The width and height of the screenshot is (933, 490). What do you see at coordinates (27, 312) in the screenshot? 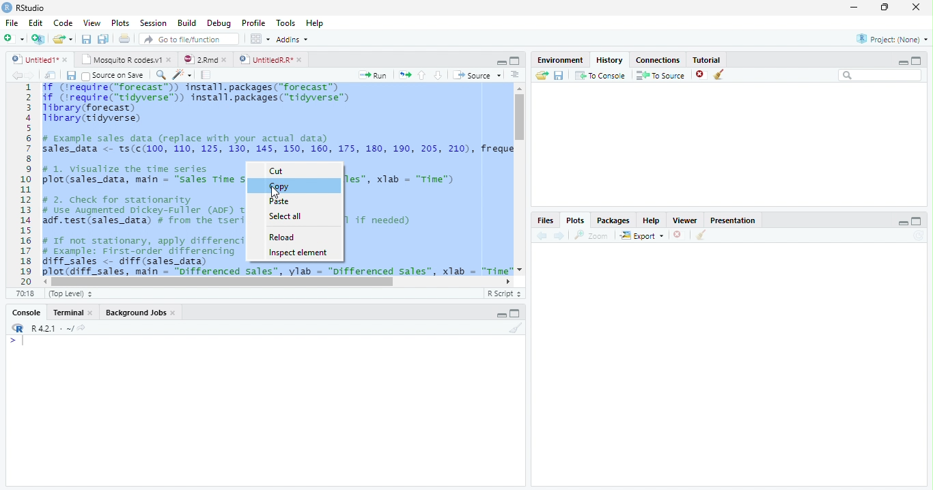
I see `Console` at bounding box center [27, 312].